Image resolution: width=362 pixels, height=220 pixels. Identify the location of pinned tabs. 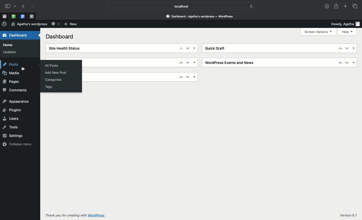
(33, 17).